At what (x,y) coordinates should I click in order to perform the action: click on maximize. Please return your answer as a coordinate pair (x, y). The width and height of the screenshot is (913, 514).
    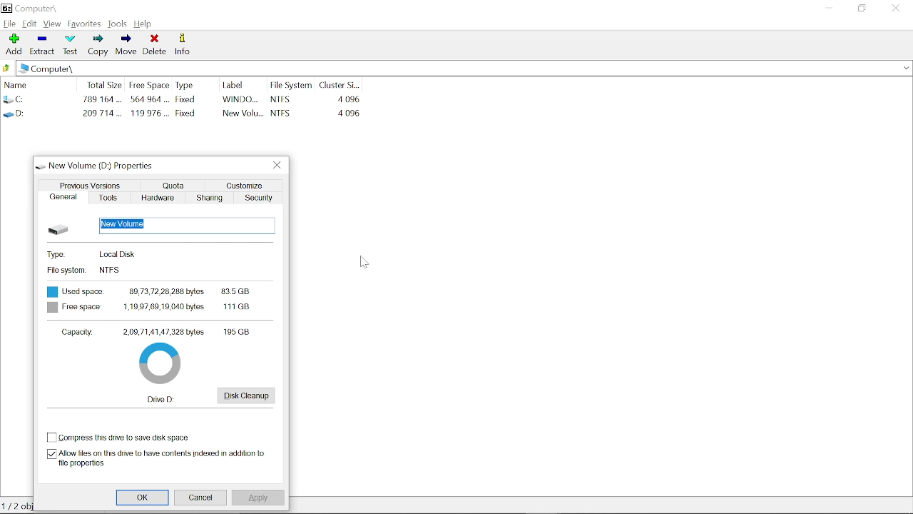
    Looking at the image, I should click on (860, 10).